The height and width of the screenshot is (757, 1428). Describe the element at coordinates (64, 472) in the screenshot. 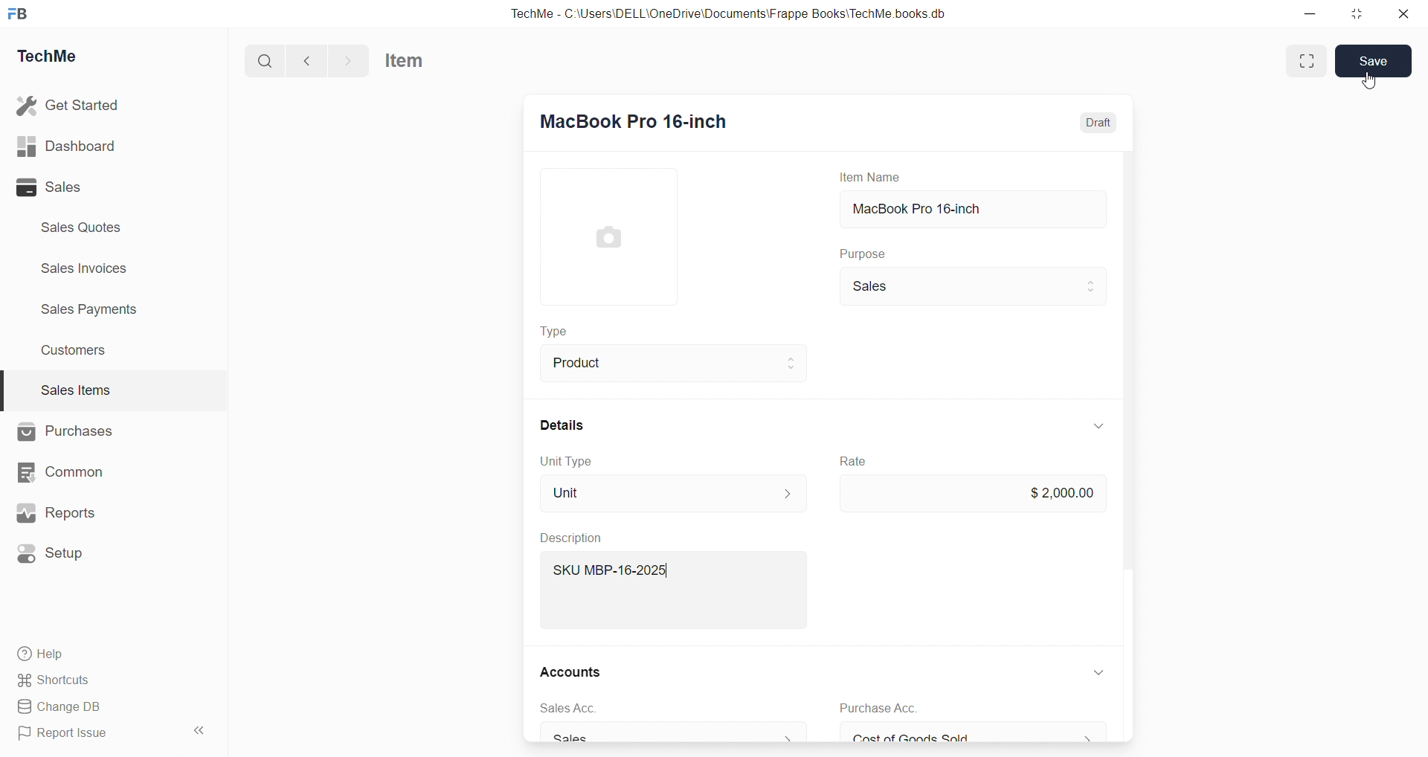

I see `Common` at that location.